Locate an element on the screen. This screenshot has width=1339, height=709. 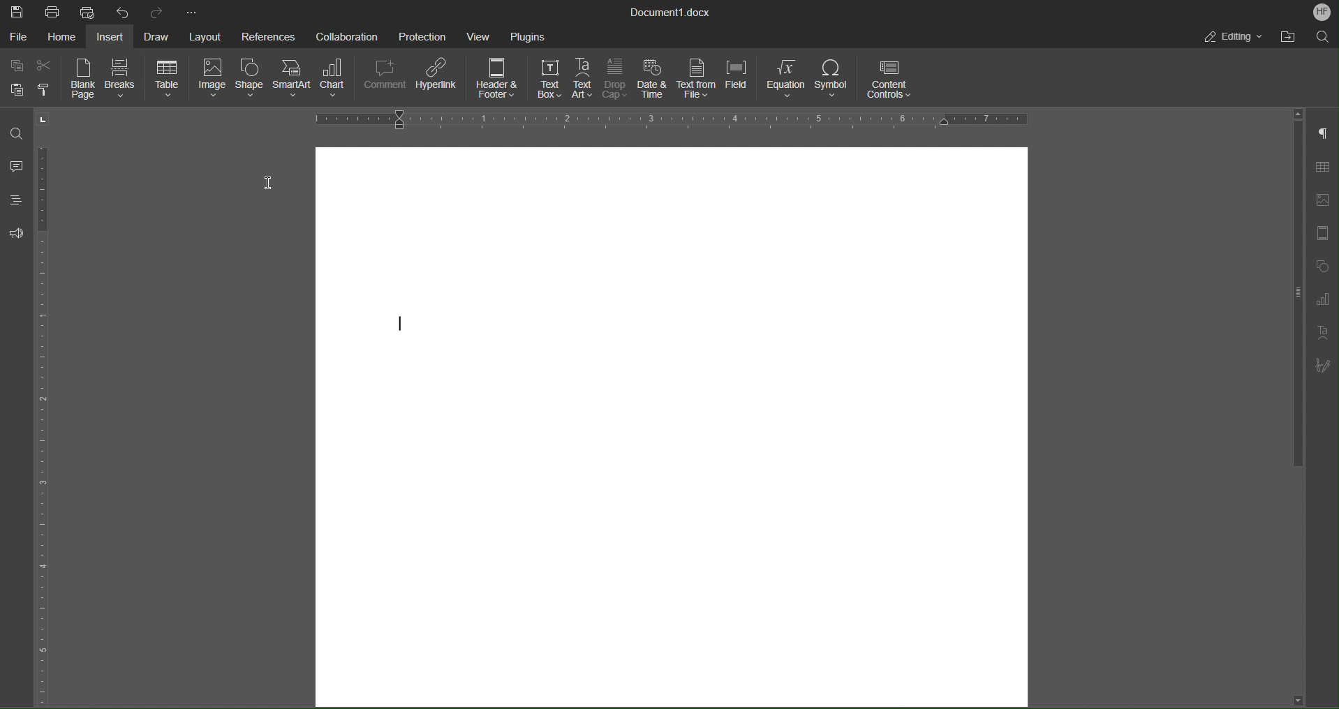
Equation is located at coordinates (783, 80).